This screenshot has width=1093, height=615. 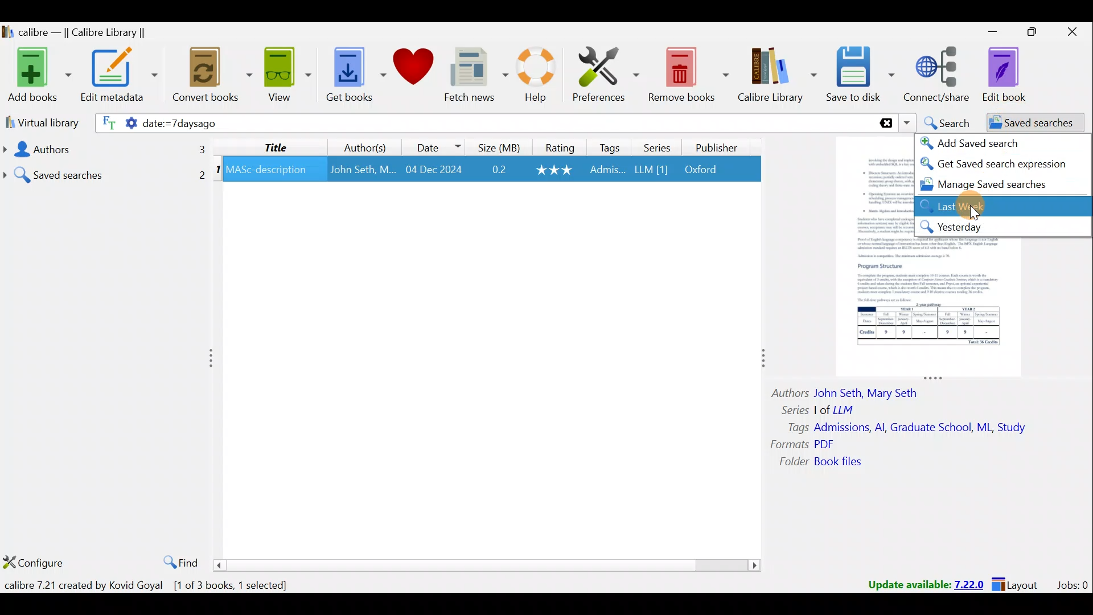 I want to click on 0.2, so click(x=499, y=170).